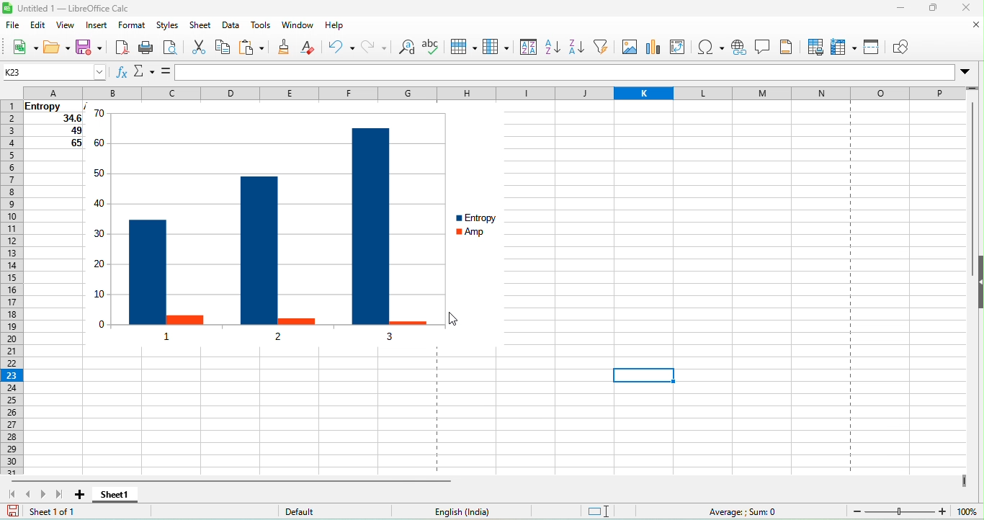  What do you see at coordinates (872, 50) in the screenshot?
I see `split window` at bounding box center [872, 50].